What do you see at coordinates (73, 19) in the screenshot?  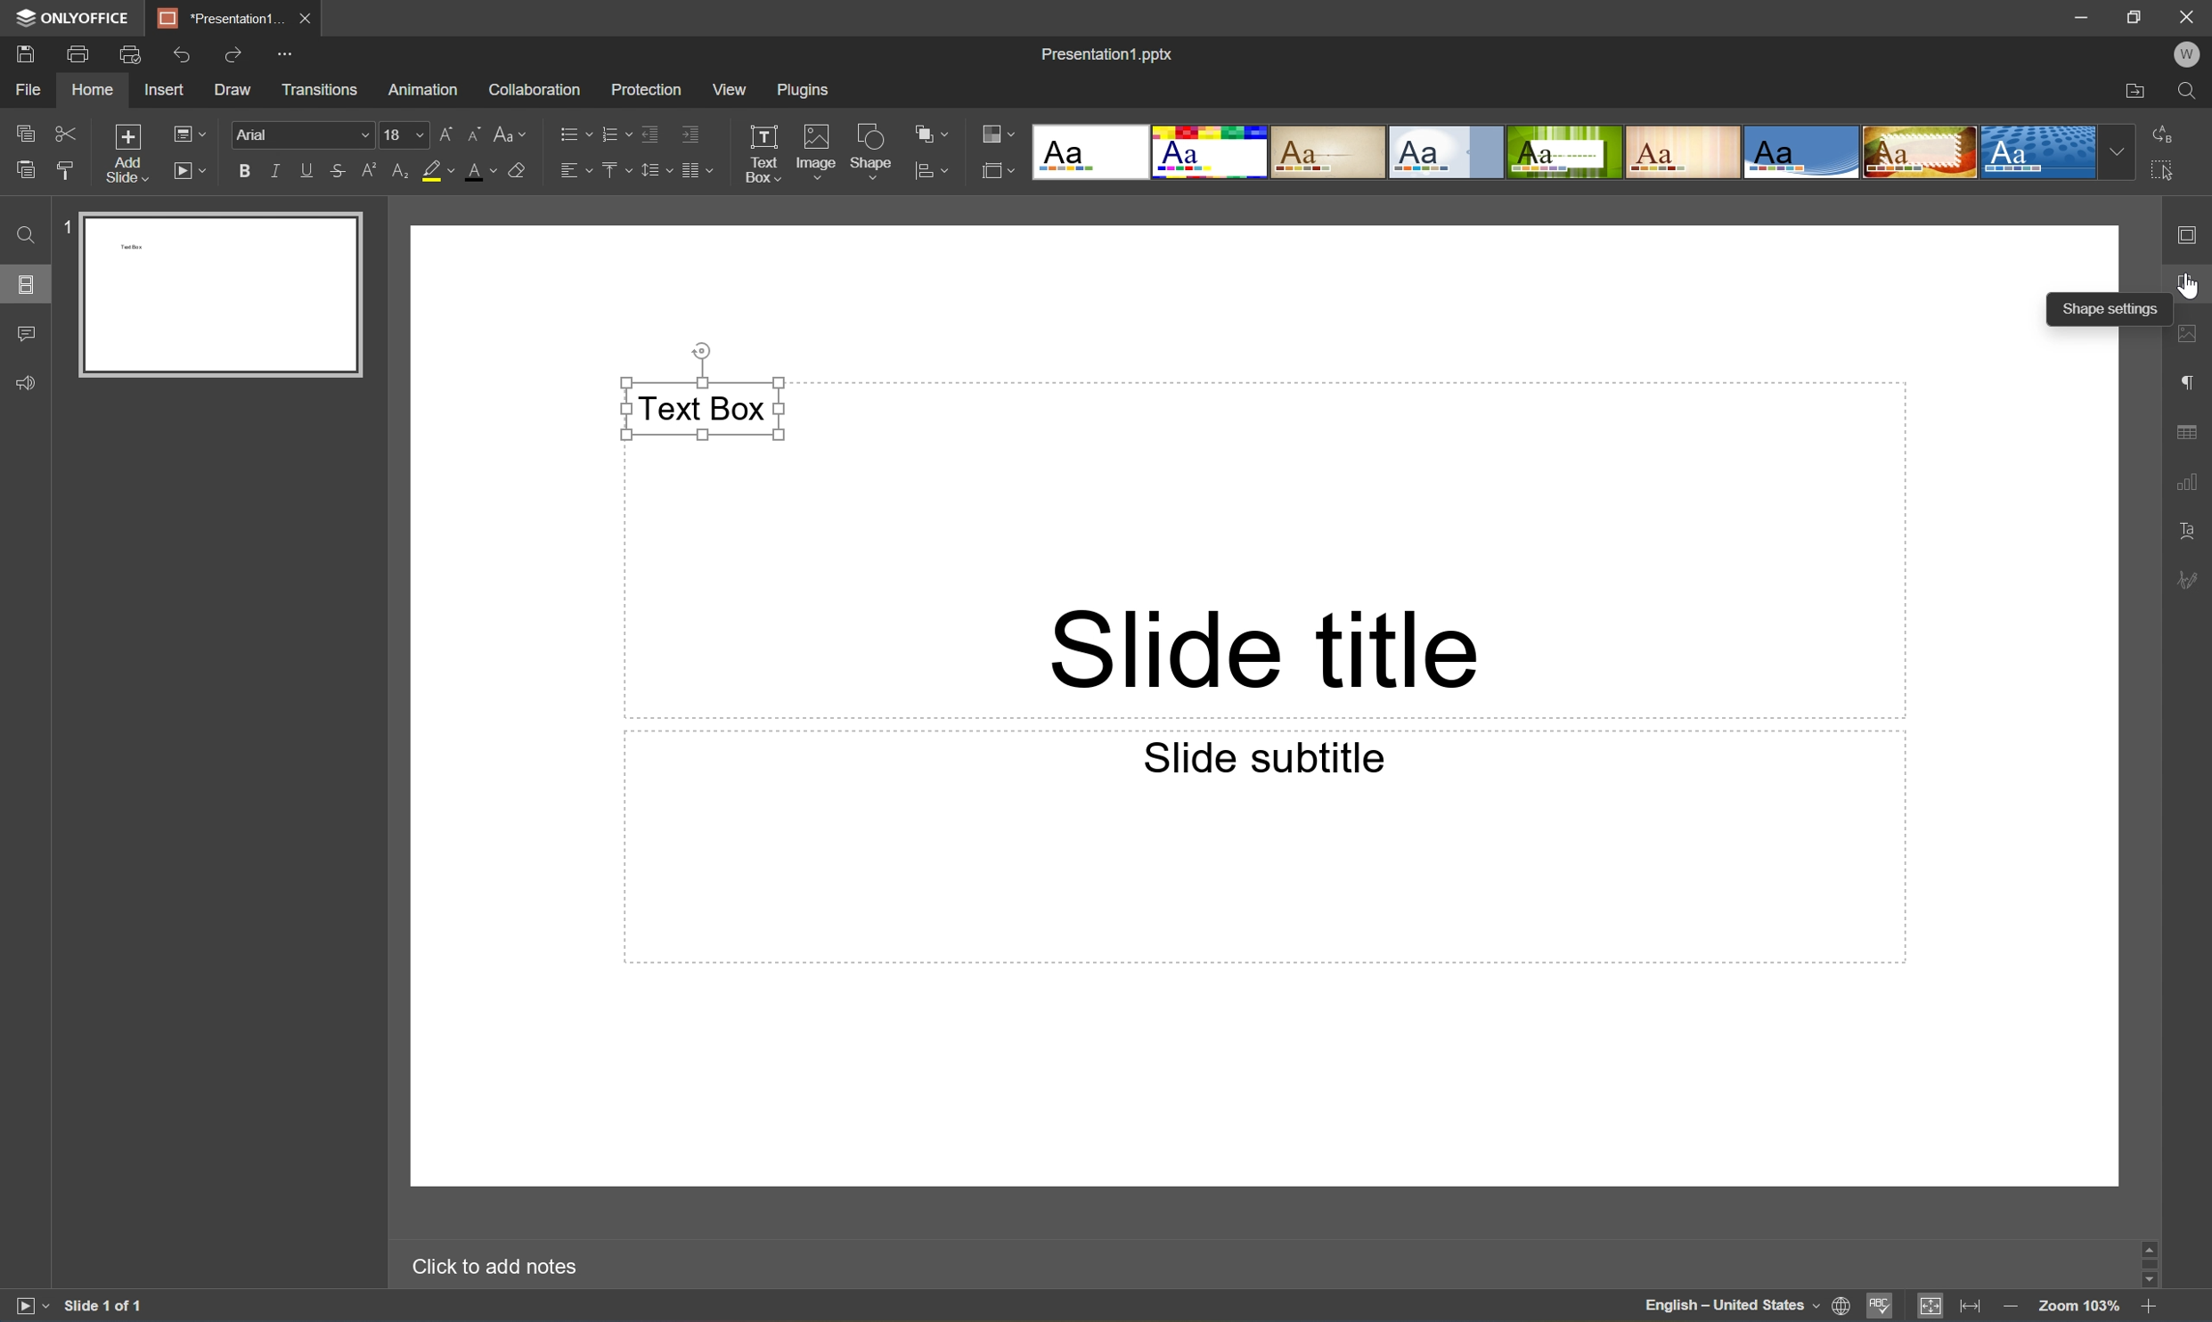 I see `ONLYOFFICE` at bounding box center [73, 19].